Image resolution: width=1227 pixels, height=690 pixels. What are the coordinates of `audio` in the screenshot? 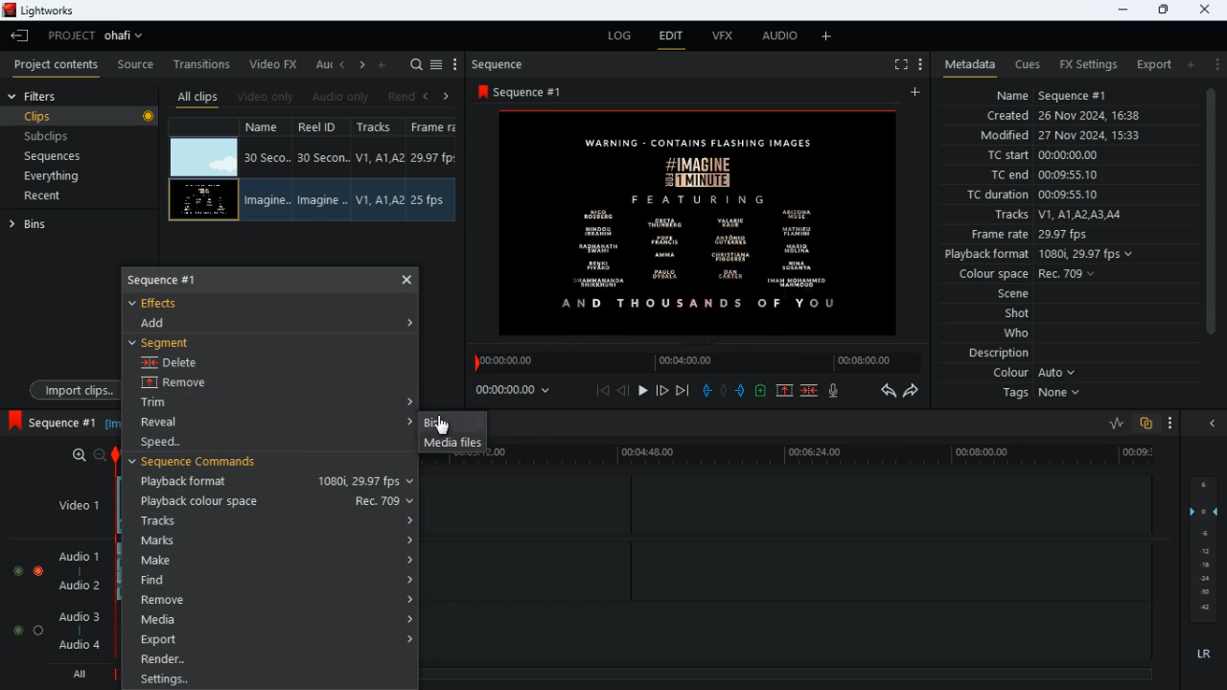 It's located at (780, 38).